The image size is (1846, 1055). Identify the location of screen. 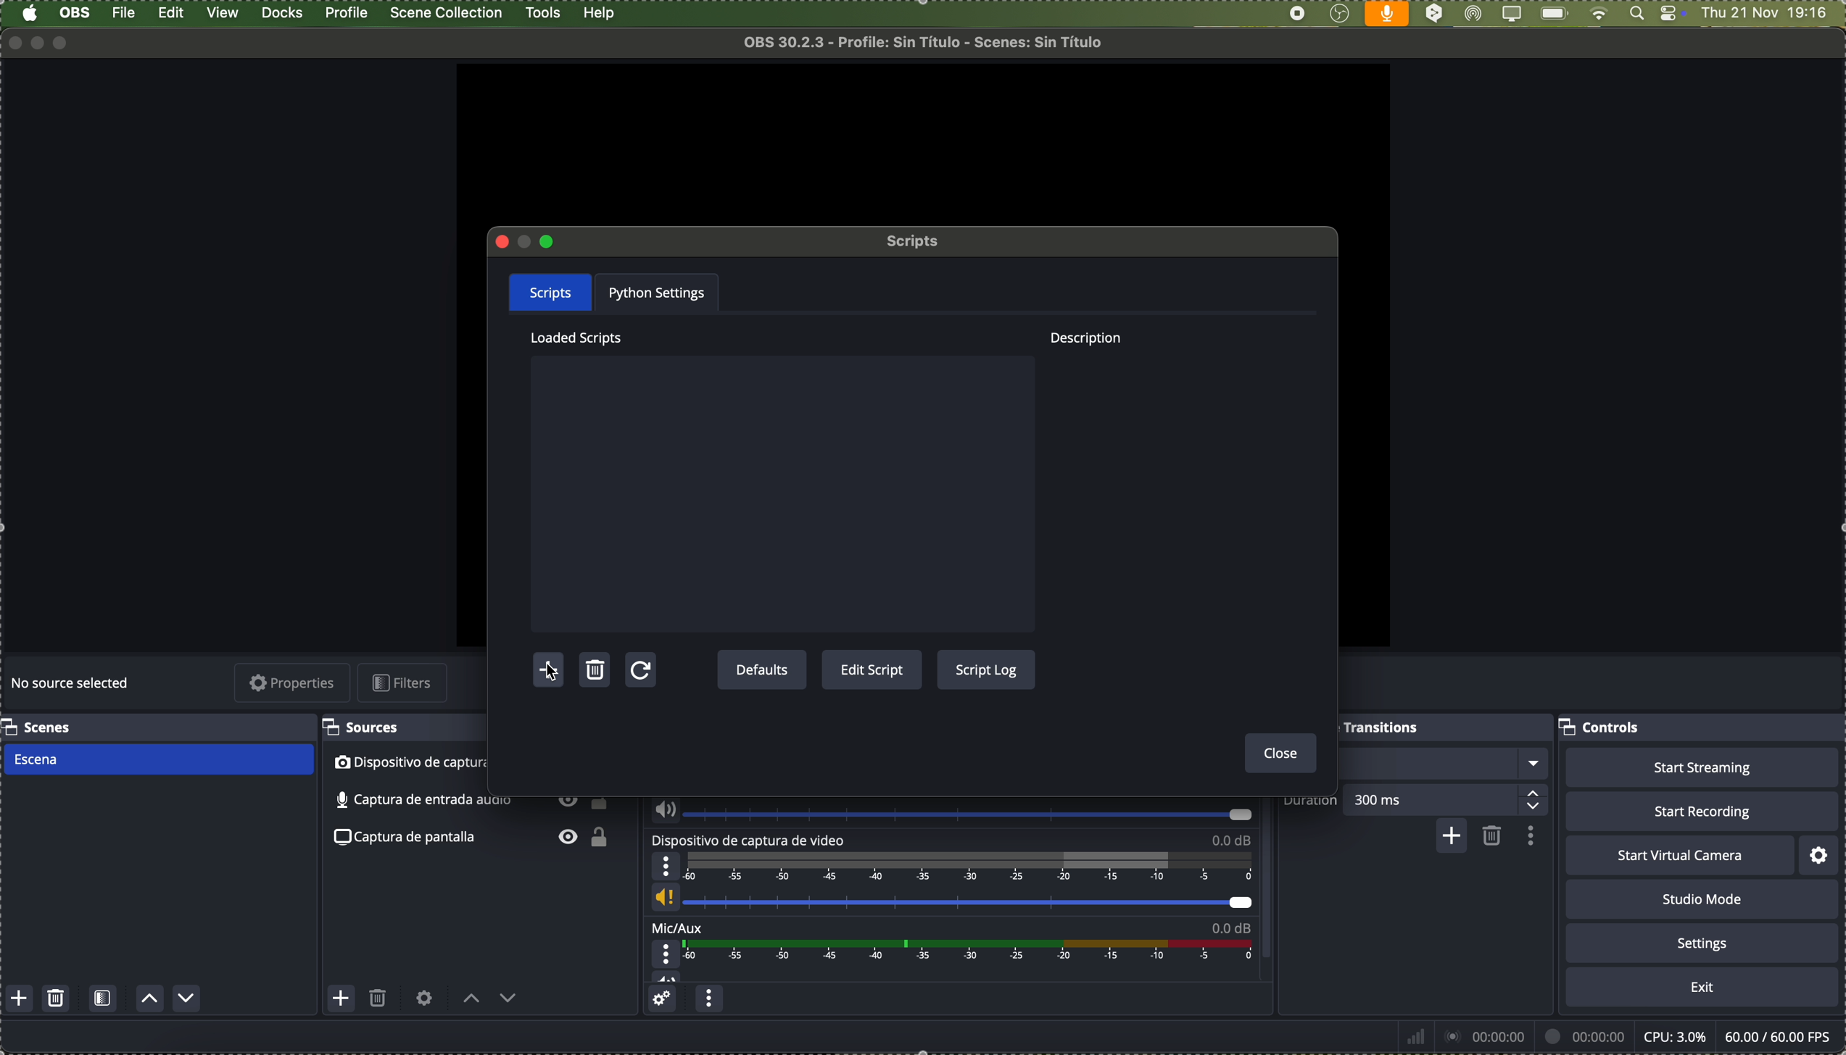
(1510, 14).